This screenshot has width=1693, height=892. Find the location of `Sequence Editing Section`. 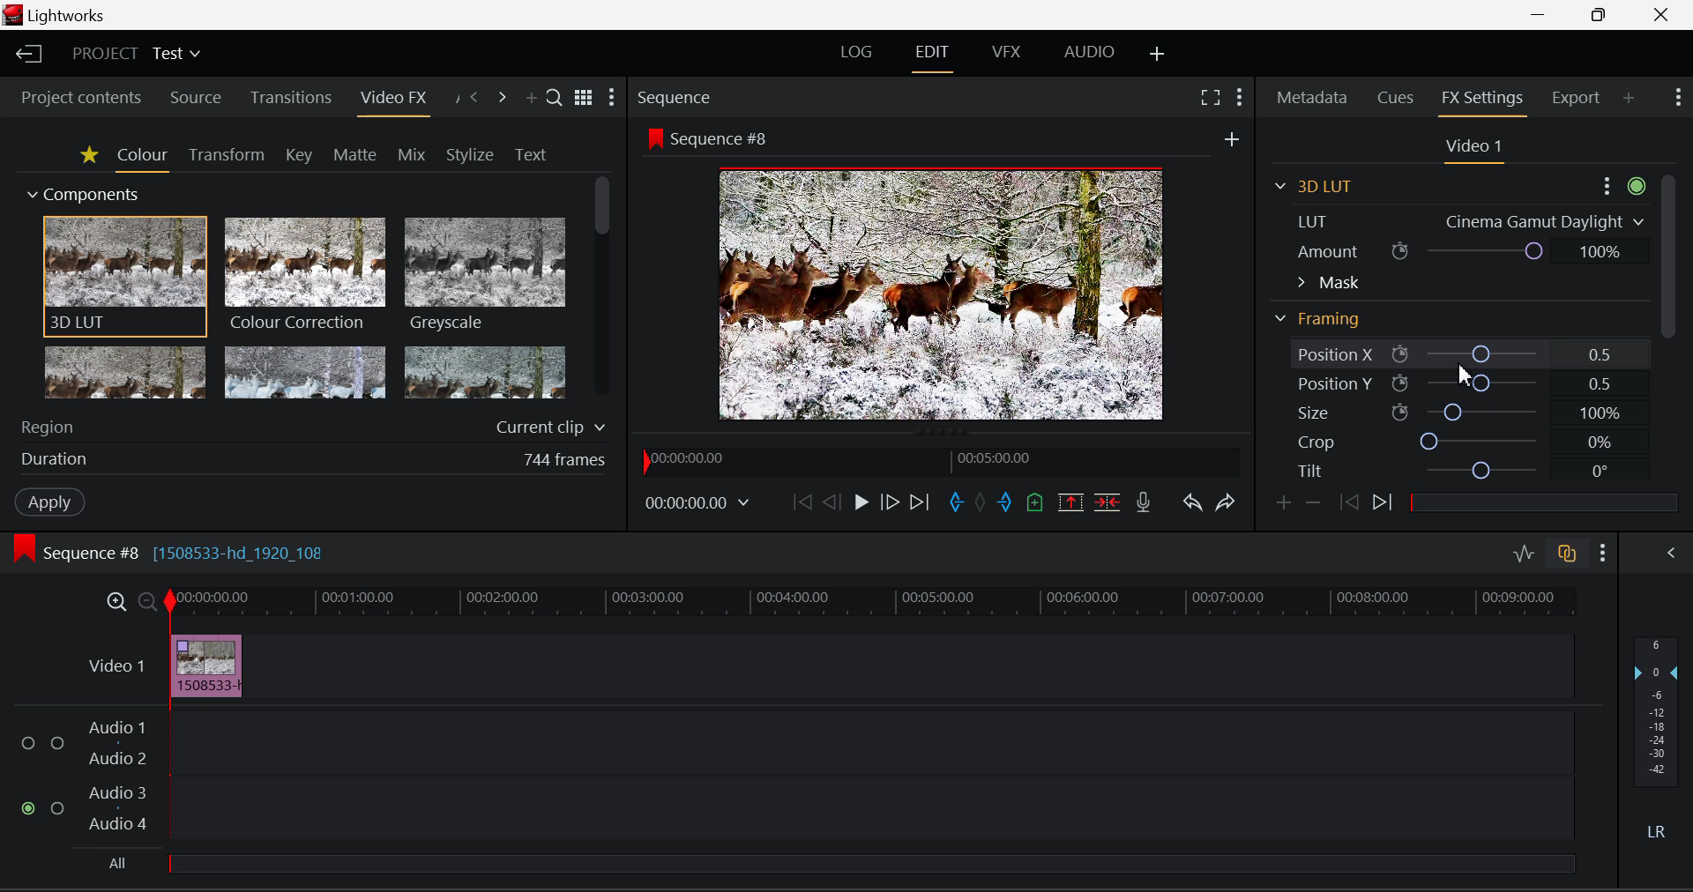

Sequence Editing Section is located at coordinates (176, 554).